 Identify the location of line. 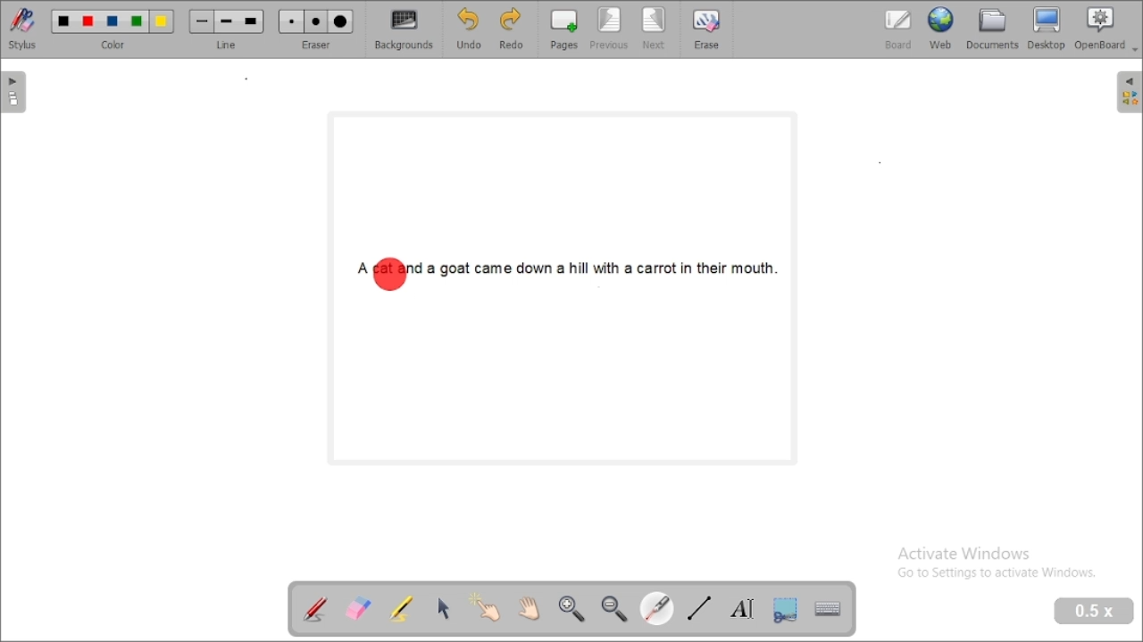
(226, 30).